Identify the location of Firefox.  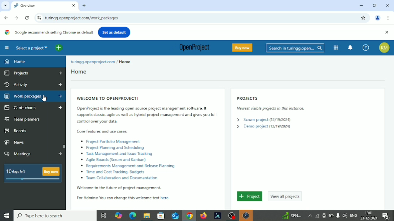
(203, 216).